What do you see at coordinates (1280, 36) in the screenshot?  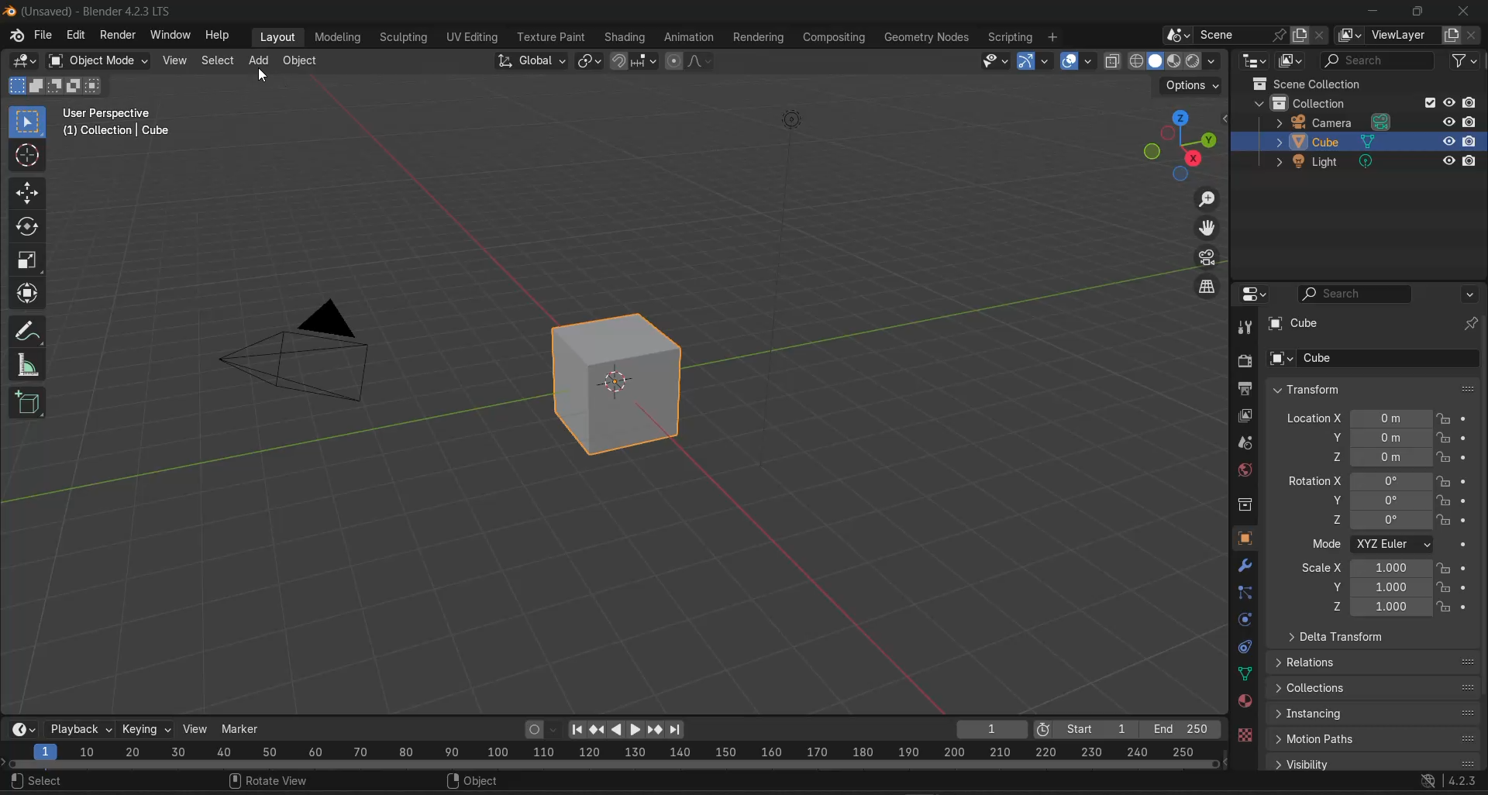 I see `pin scene to workspace` at bounding box center [1280, 36].